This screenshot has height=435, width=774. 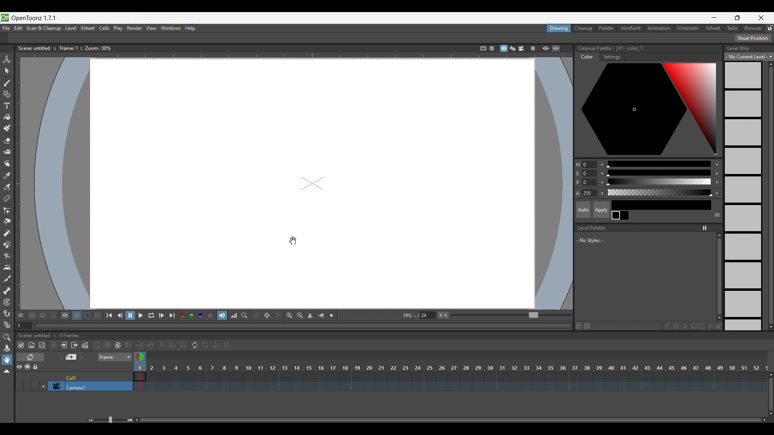 What do you see at coordinates (6, 364) in the screenshot?
I see `Cursor clicking on hand tool` at bounding box center [6, 364].